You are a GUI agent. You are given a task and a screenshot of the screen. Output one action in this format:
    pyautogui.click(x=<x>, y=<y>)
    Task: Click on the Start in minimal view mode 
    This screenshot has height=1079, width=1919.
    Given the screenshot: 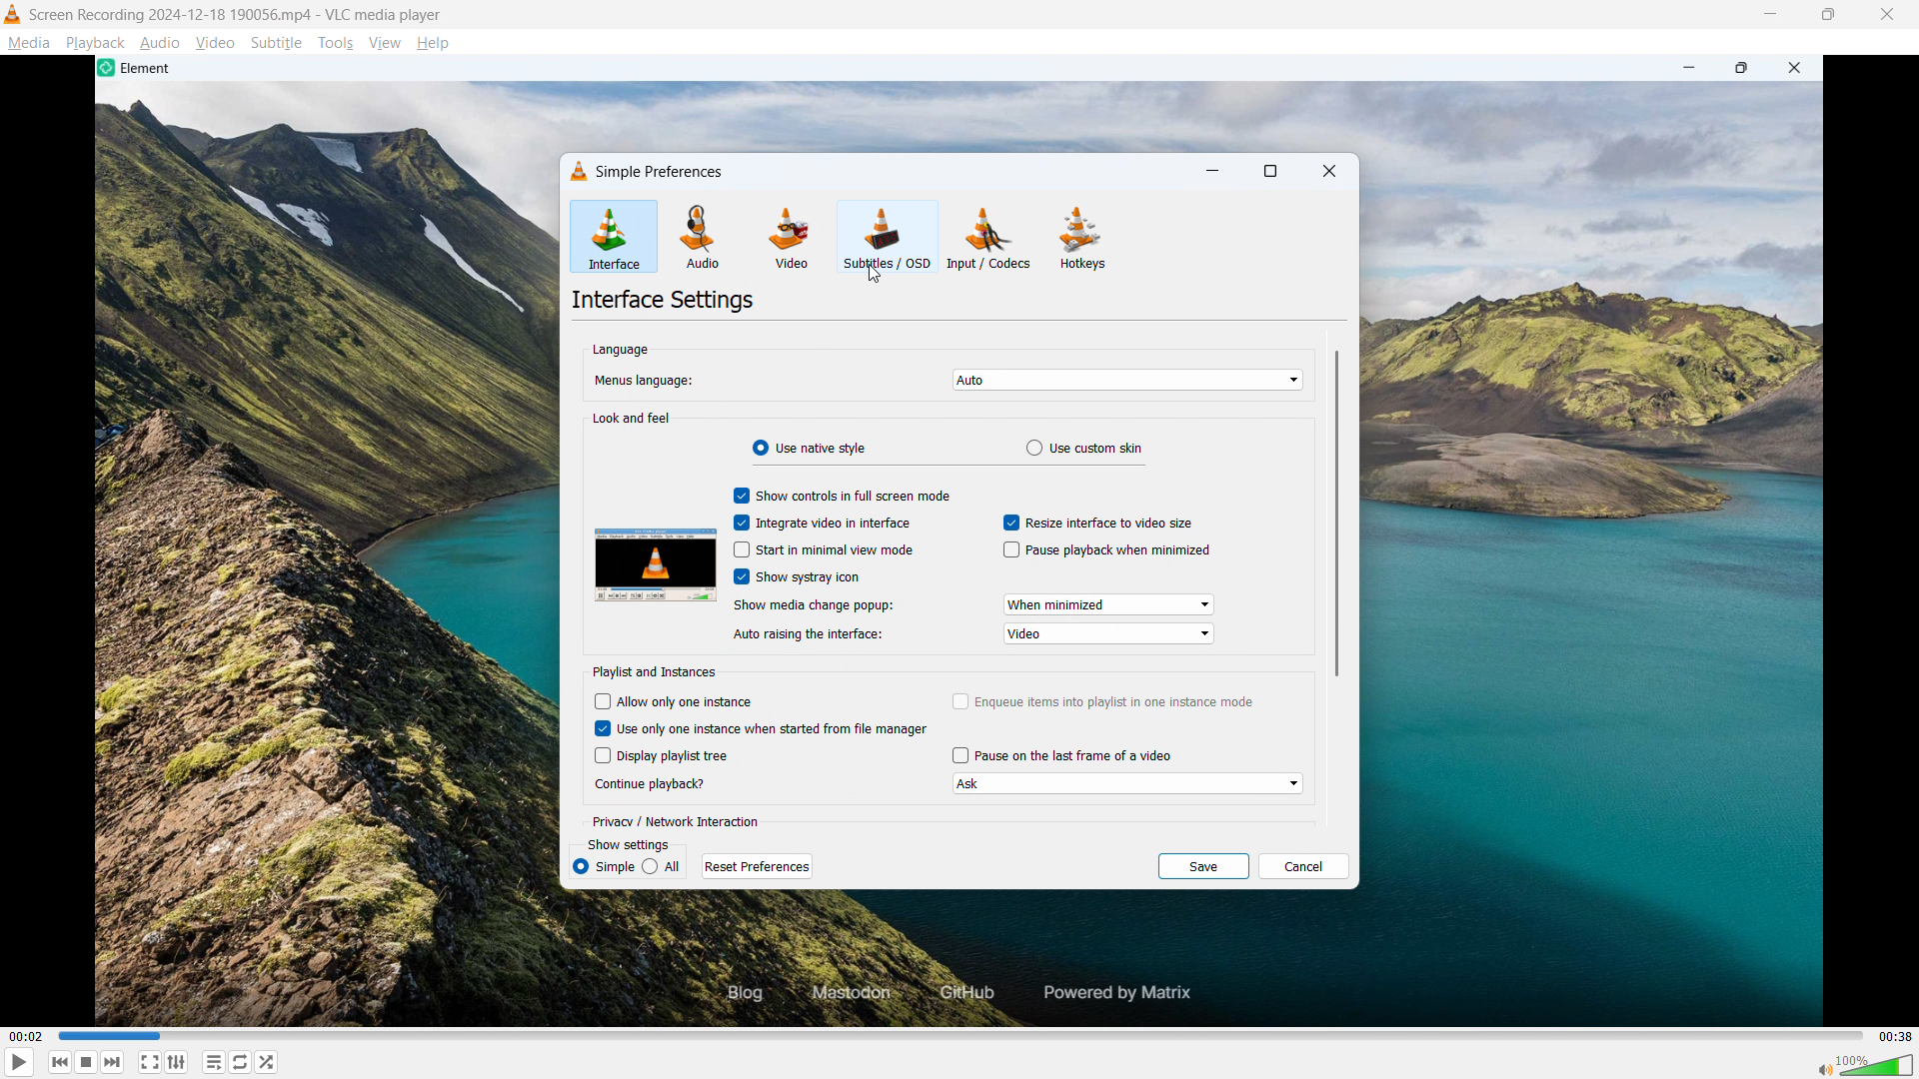 What is the action you would take?
    pyautogui.click(x=837, y=548)
    